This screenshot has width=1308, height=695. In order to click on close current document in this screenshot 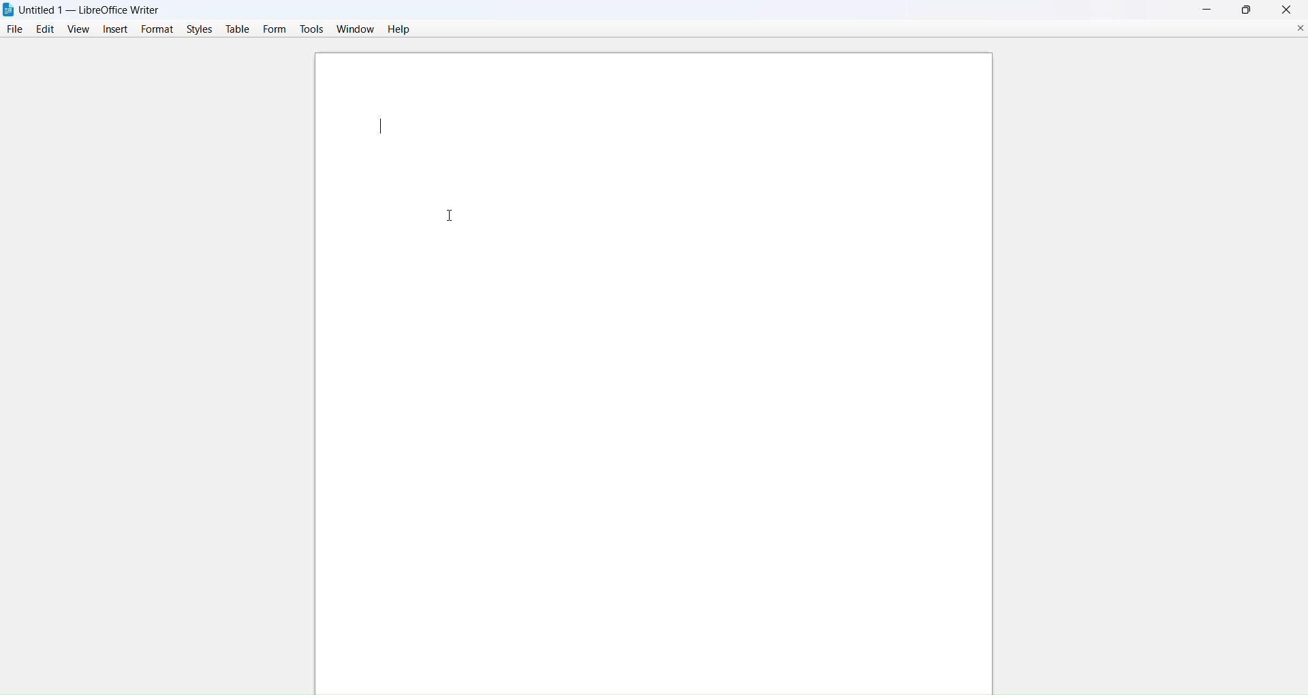, I will do `click(1301, 30)`.